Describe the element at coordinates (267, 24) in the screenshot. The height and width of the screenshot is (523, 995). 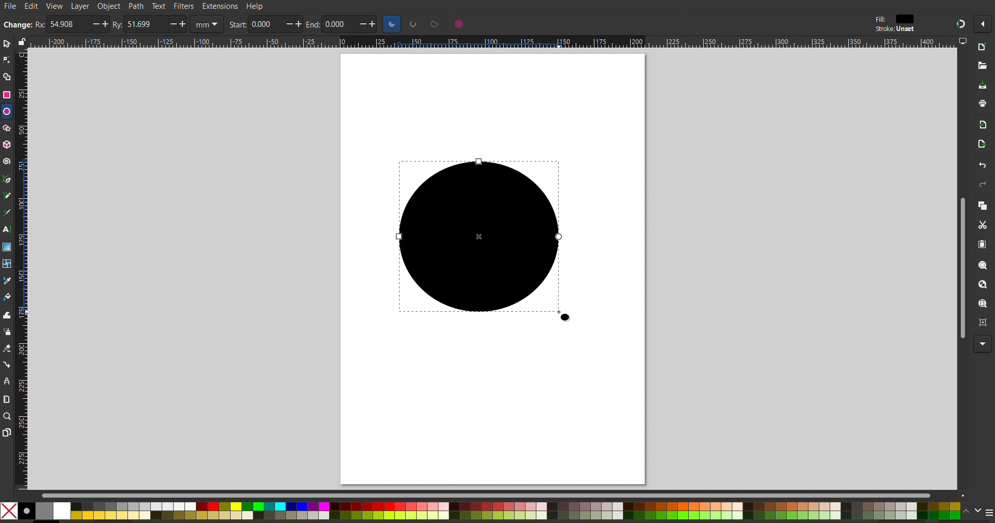
I see `0` at that location.